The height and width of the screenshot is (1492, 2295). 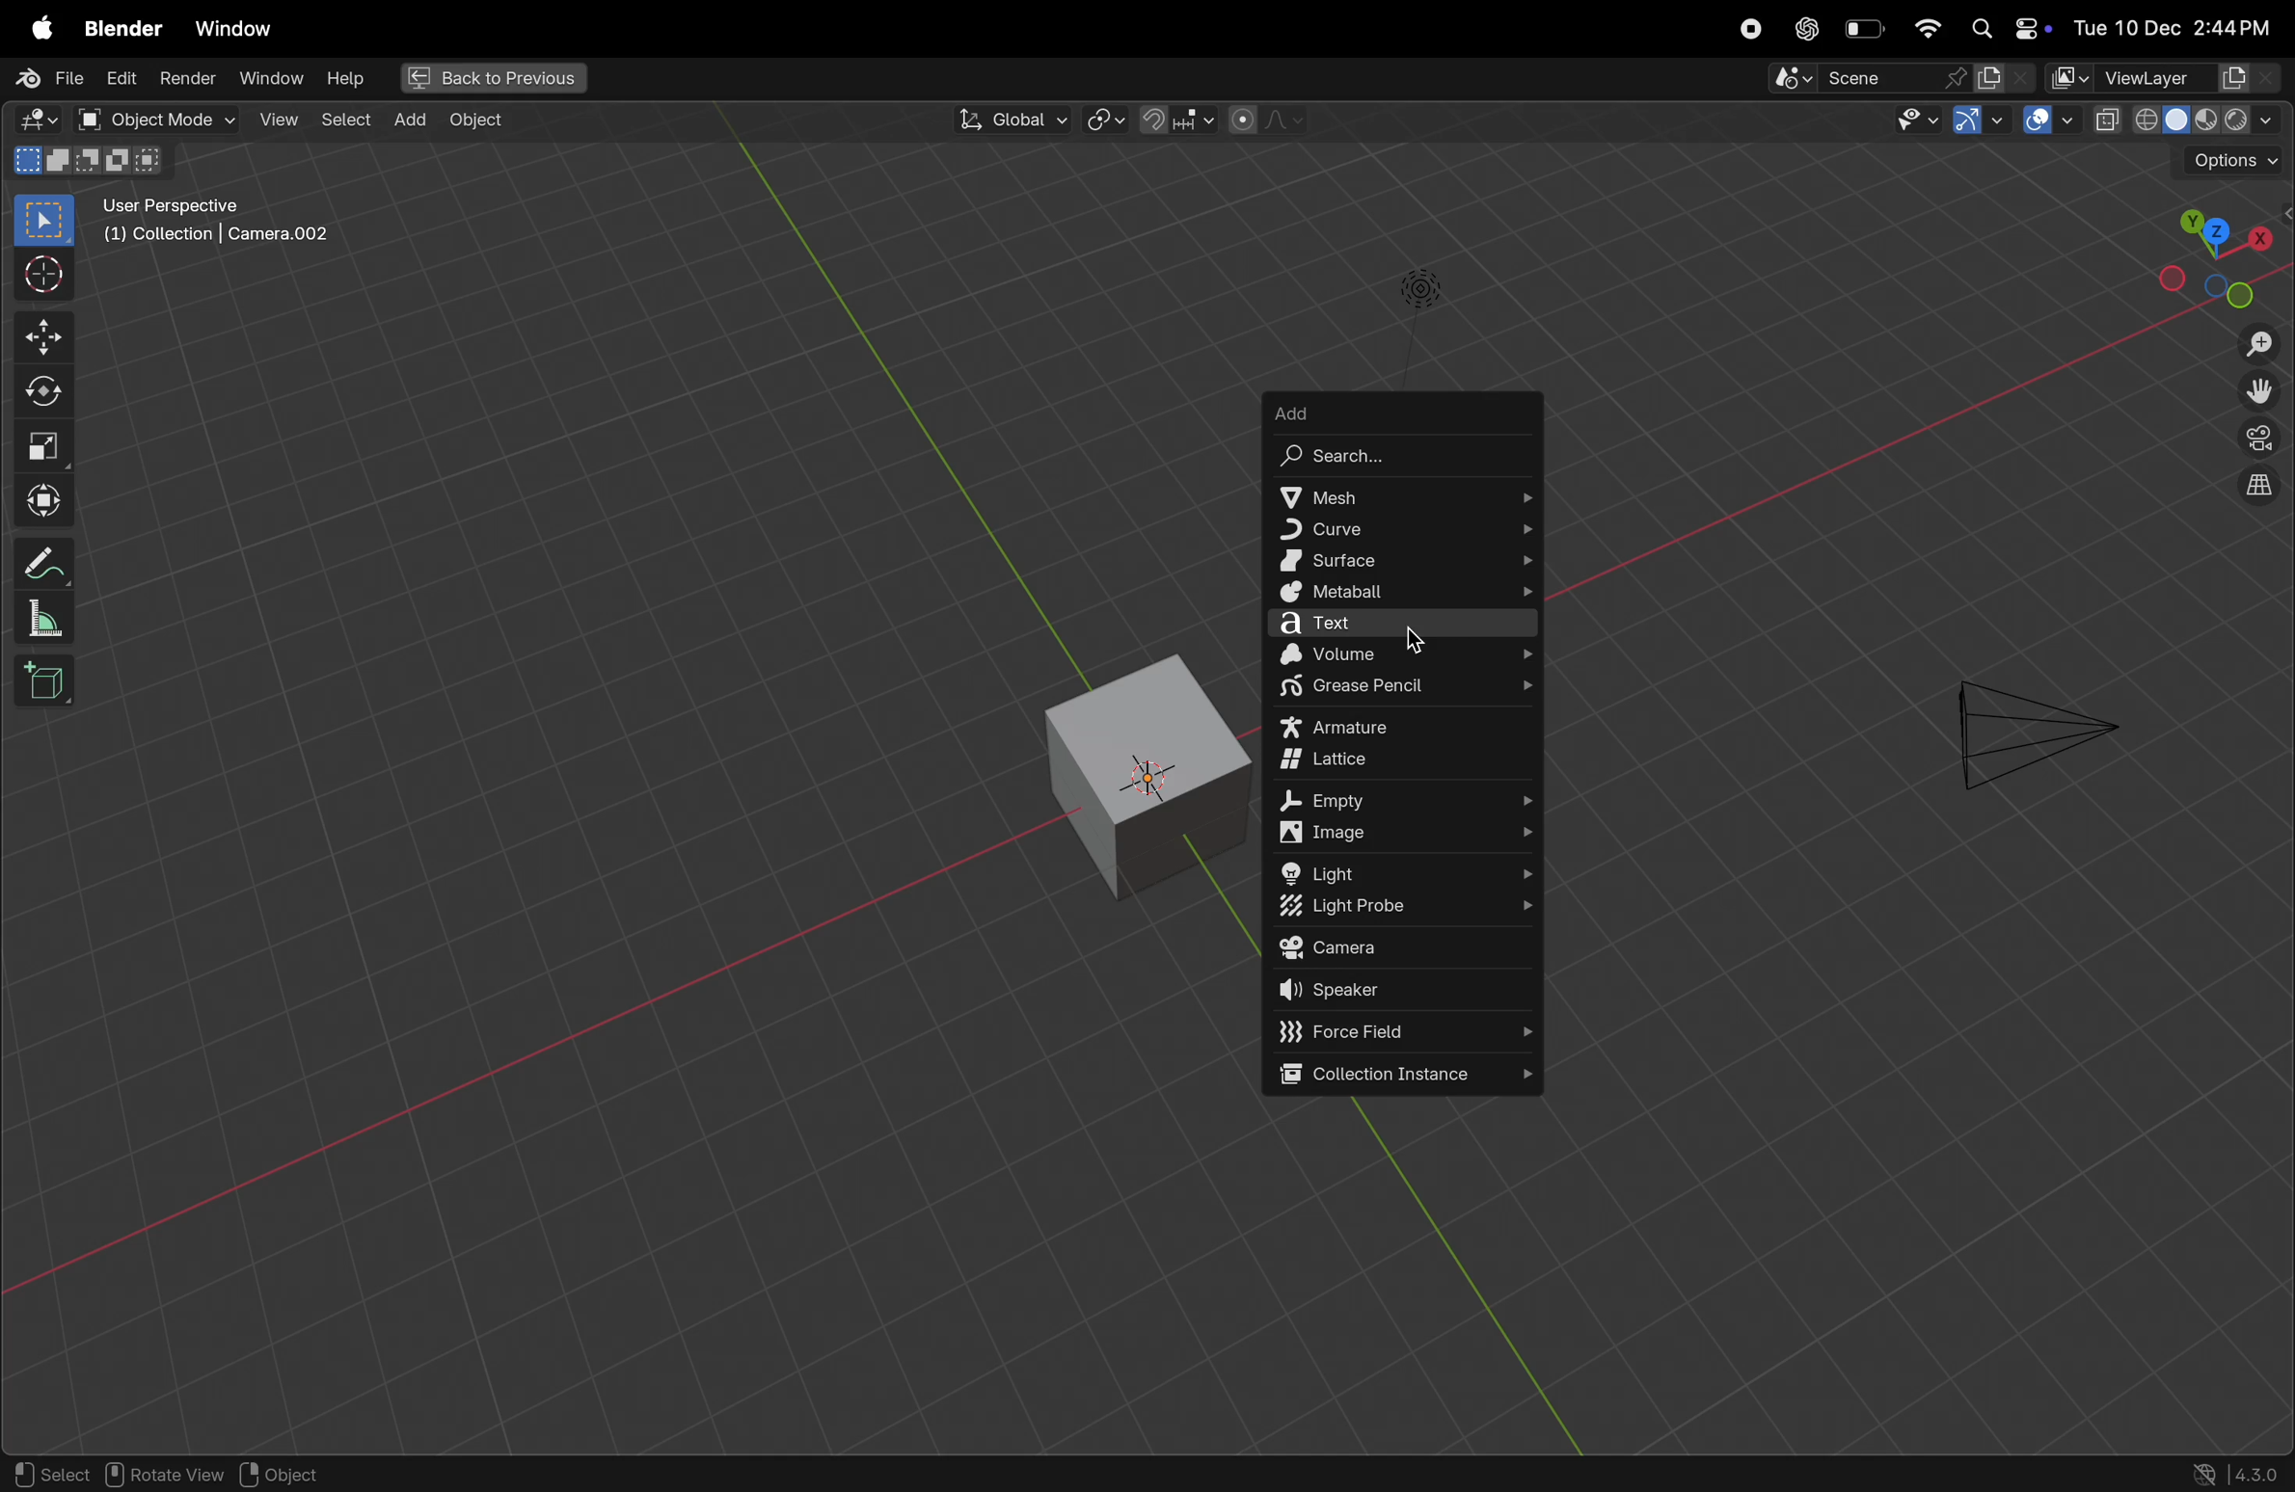 What do you see at coordinates (1178, 120) in the screenshot?
I see `snap` at bounding box center [1178, 120].